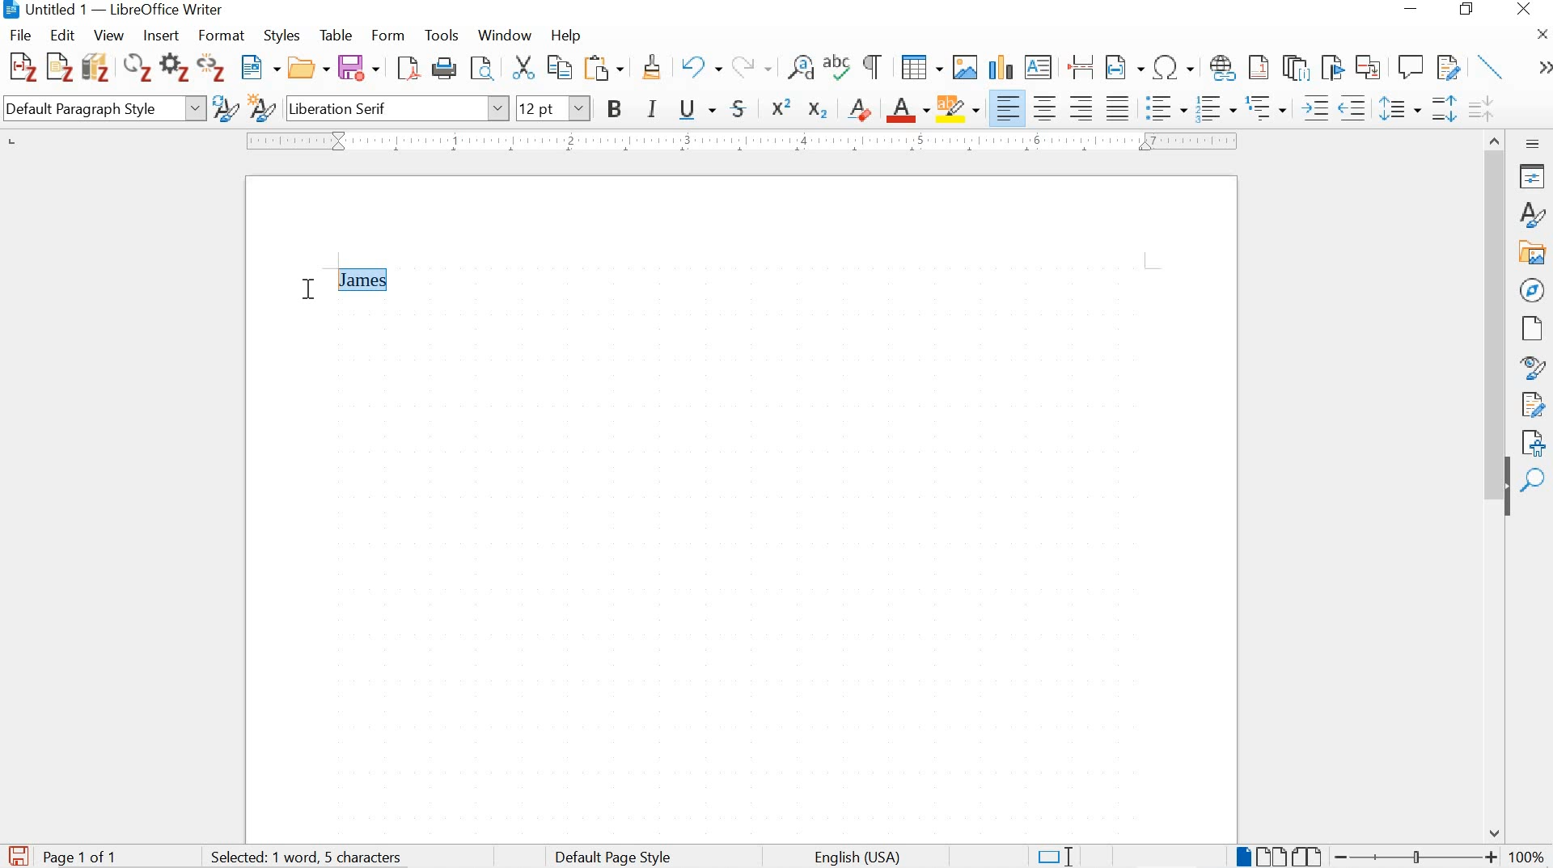  I want to click on insert line, so click(1492, 66).